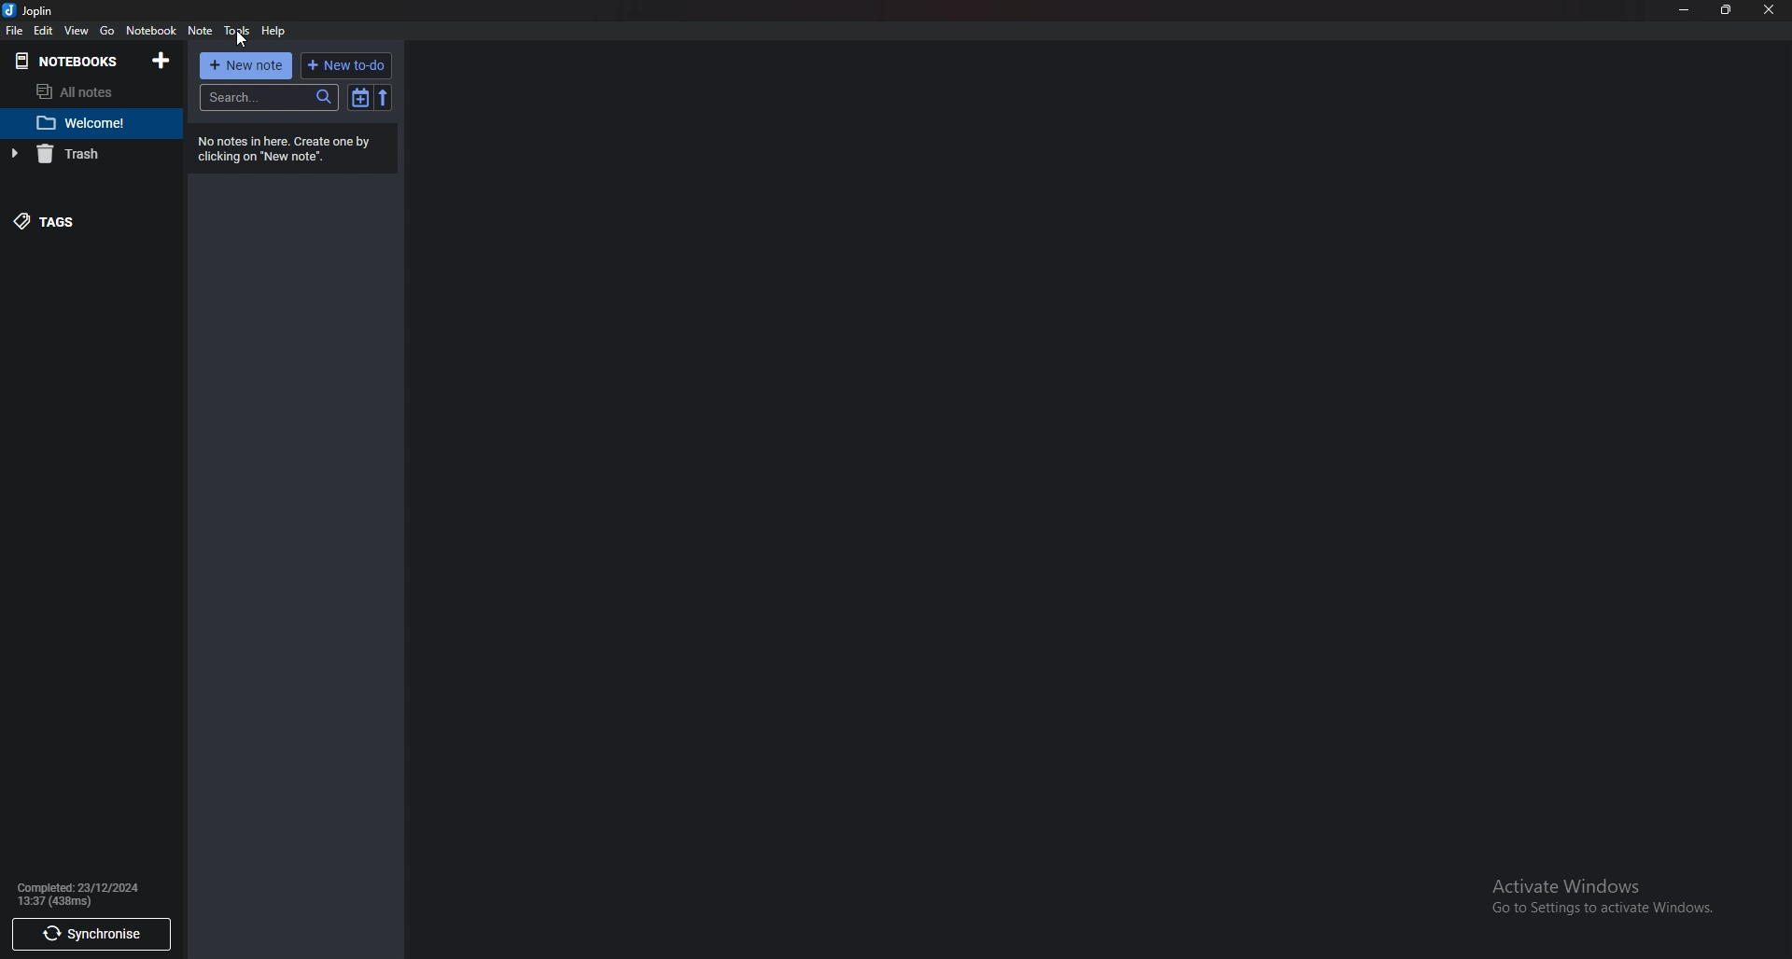 The image size is (1792, 959). I want to click on reverse sort order, so click(383, 99).